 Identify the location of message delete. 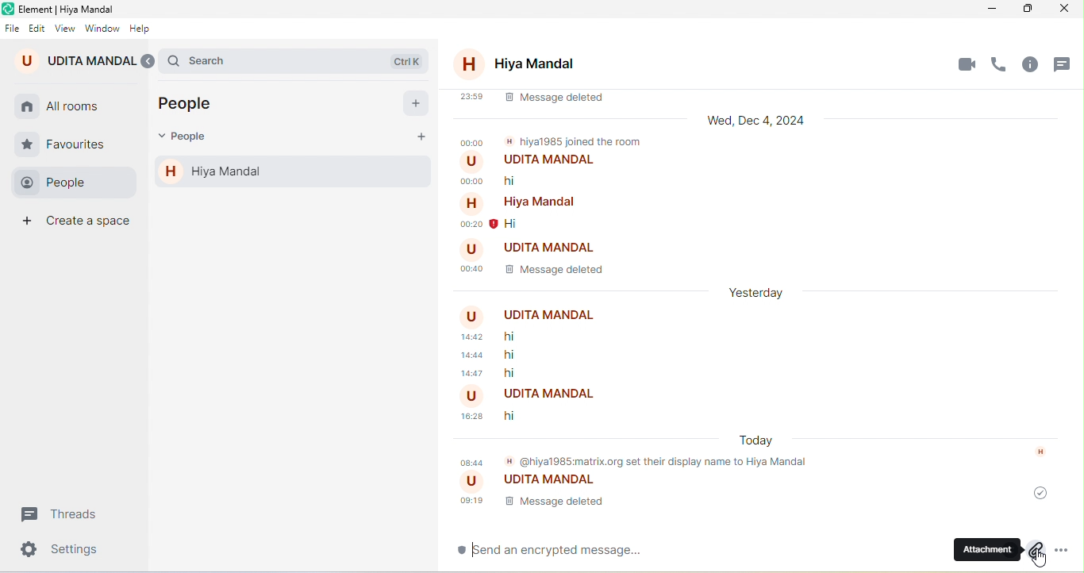
(534, 102).